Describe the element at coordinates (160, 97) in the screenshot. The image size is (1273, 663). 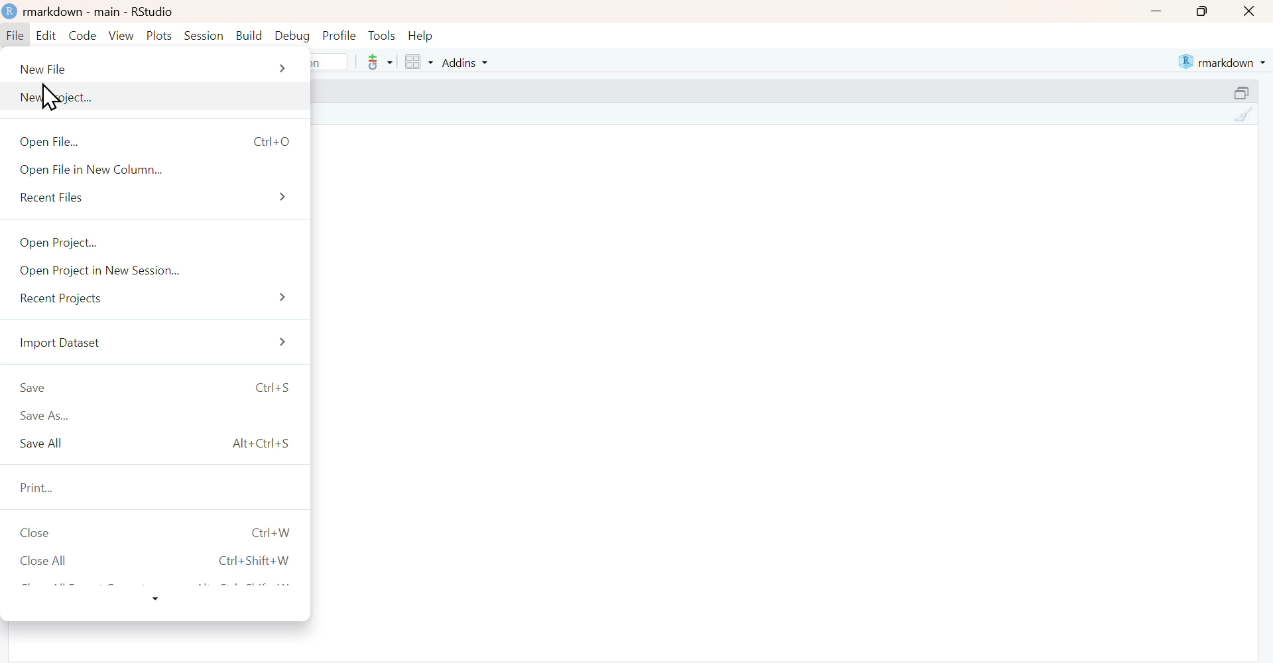
I see `new project ` at that location.